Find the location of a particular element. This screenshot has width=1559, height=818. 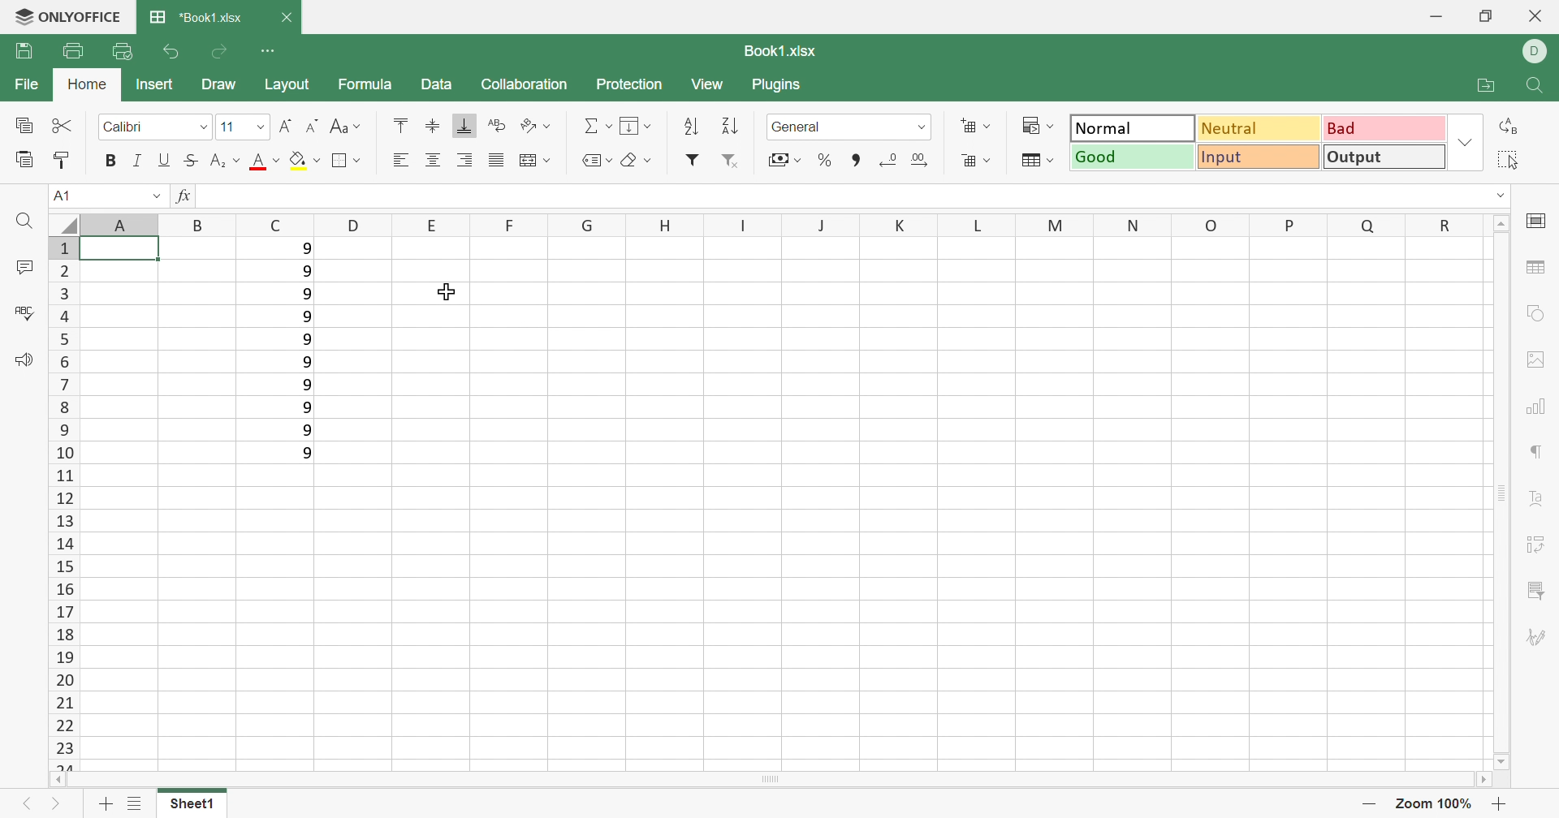

Decrement font size is located at coordinates (313, 125).